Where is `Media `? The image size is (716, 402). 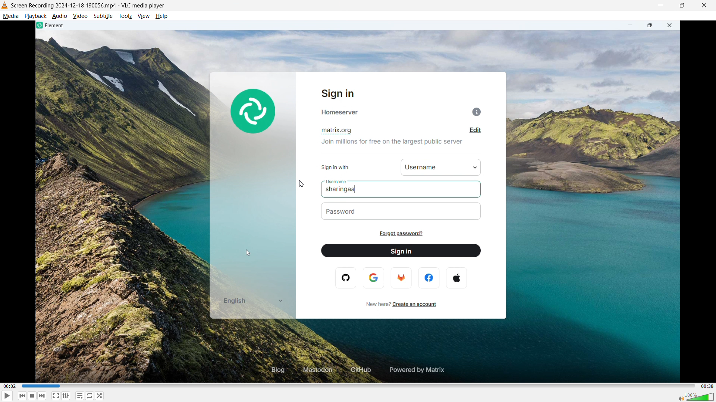 Media  is located at coordinates (10, 16).